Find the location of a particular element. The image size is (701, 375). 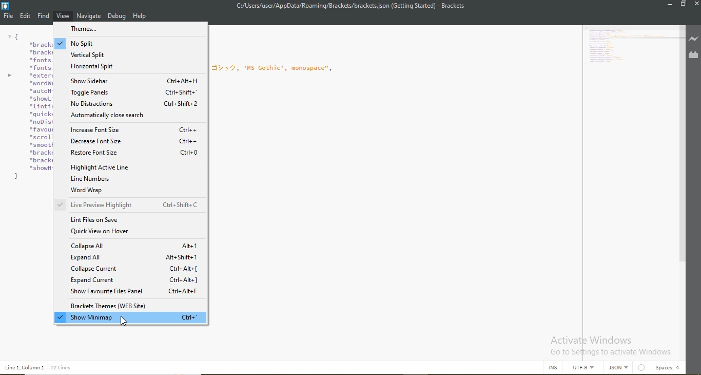

json is located at coordinates (620, 368).